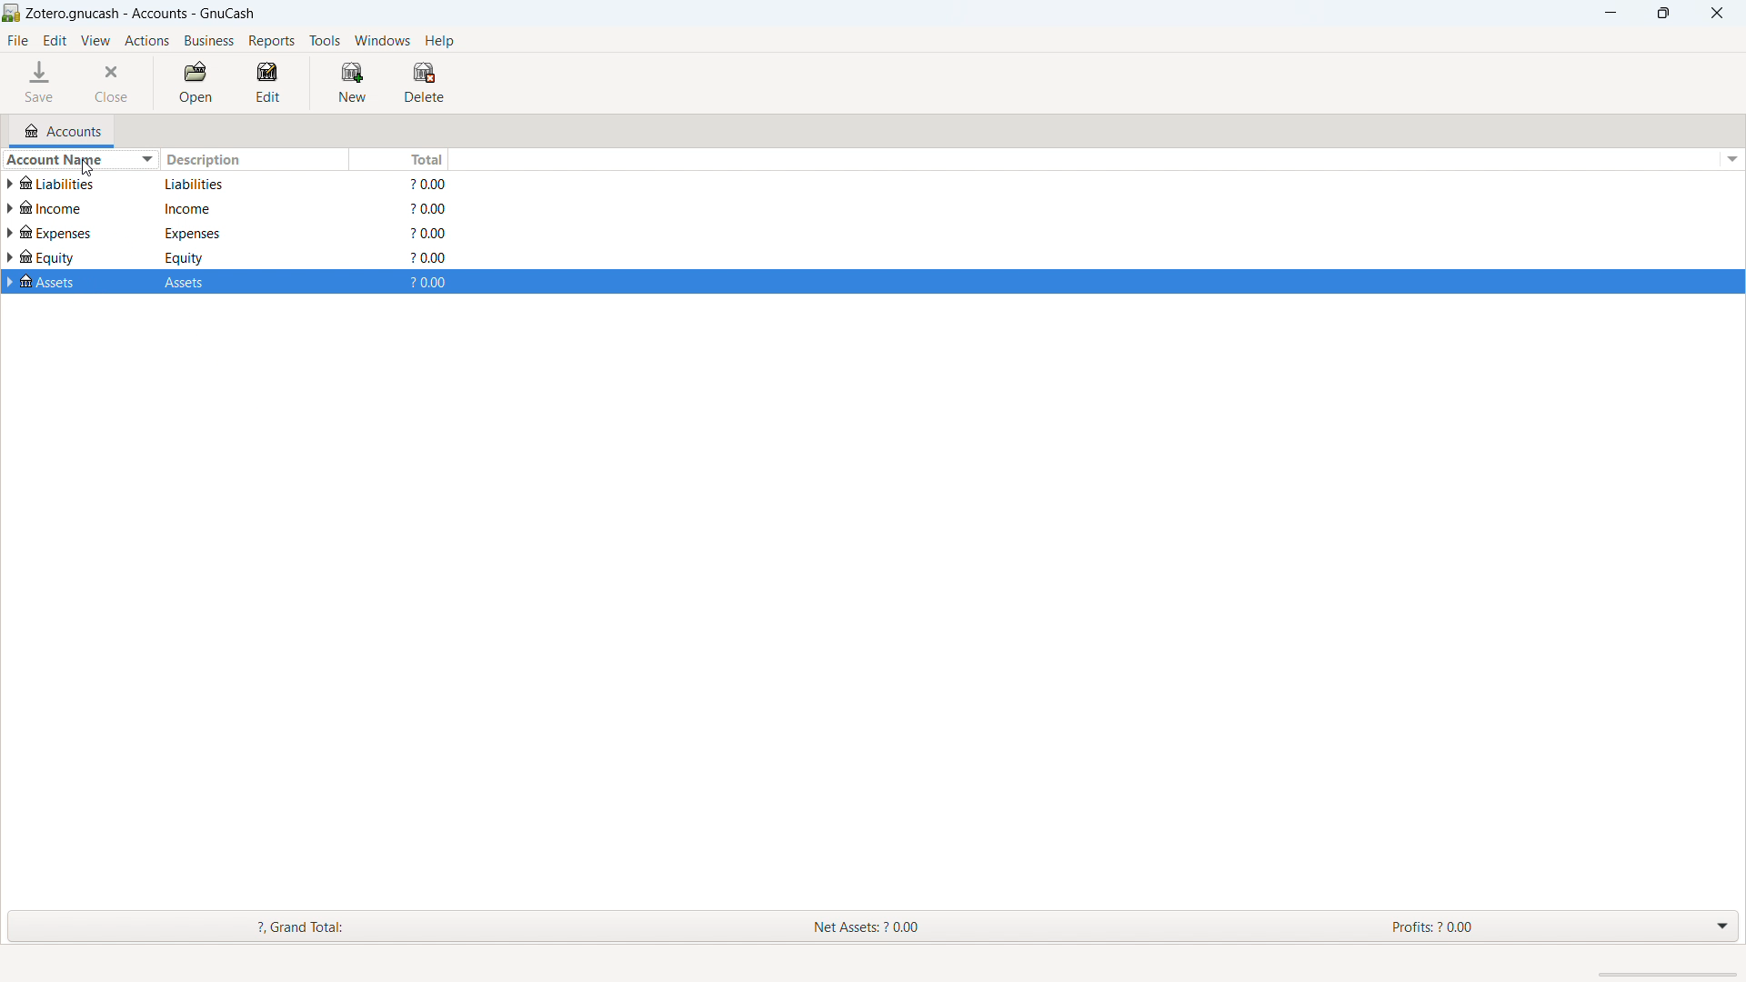  Describe the element at coordinates (440, 41) in the screenshot. I see `help` at that location.